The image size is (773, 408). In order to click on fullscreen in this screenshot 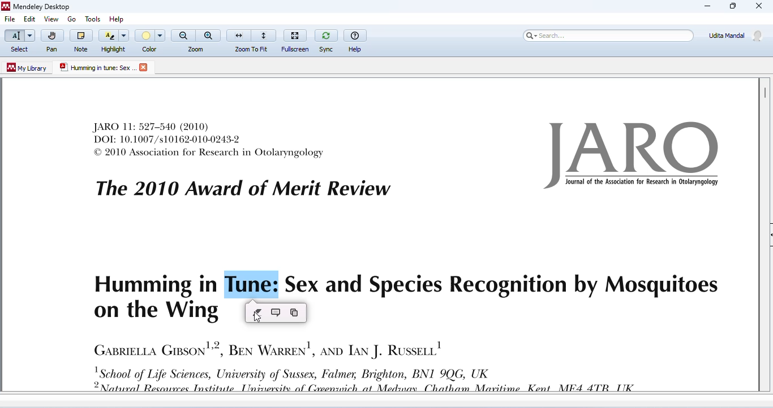, I will do `click(297, 39)`.